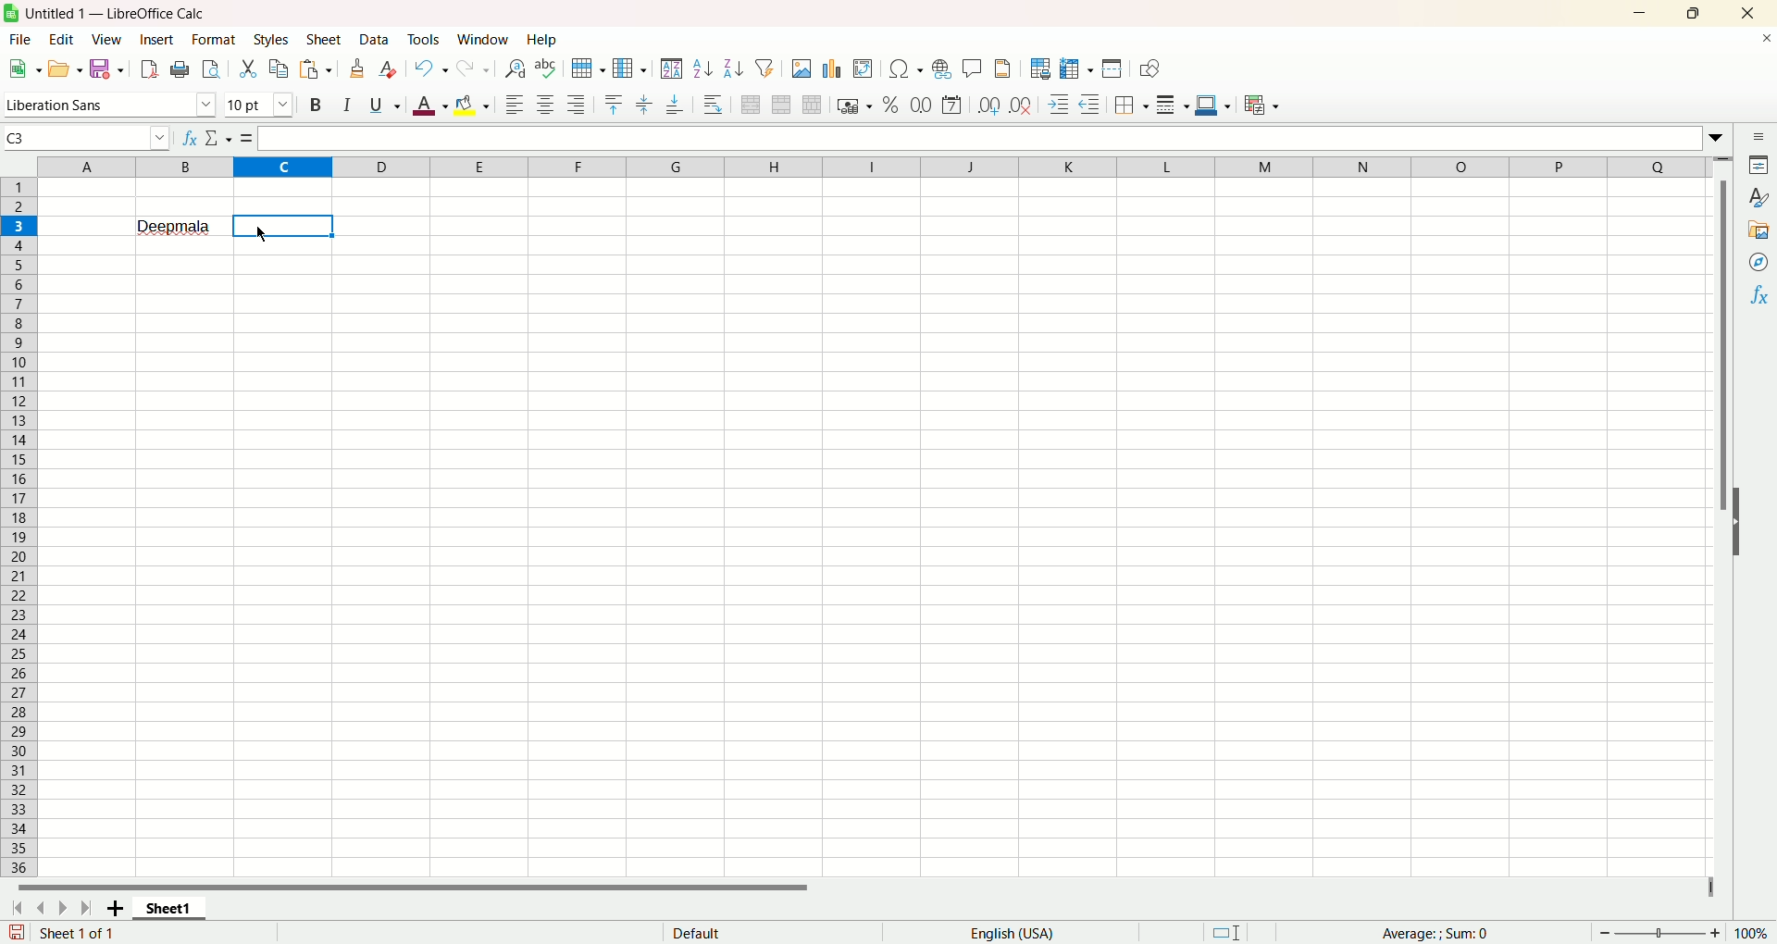 The image size is (1777, 944). What do you see at coordinates (814, 105) in the screenshot?
I see `Unmerge` at bounding box center [814, 105].